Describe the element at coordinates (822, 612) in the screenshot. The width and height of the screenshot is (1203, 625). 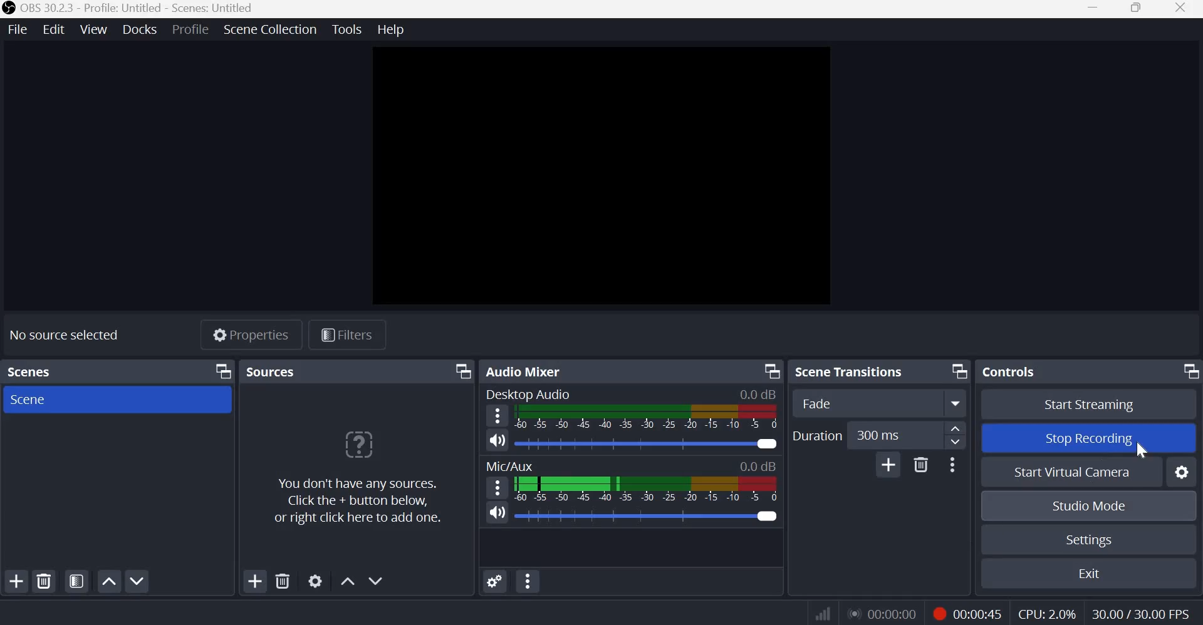
I see `Connection Status Indicator` at that location.